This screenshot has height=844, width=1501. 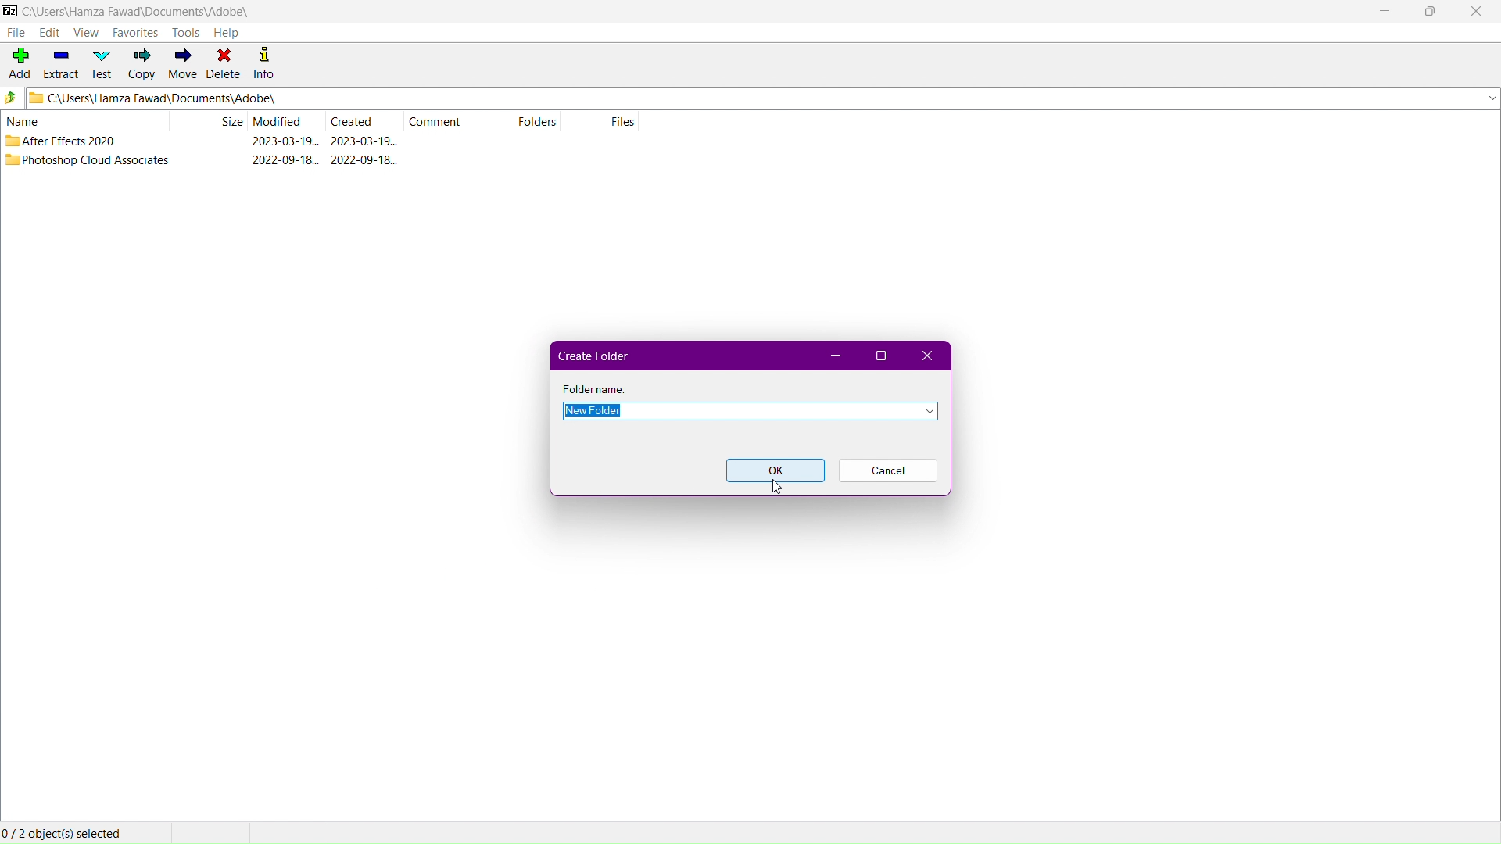 What do you see at coordinates (139, 65) in the screenshot?
I see `Copy` at bounding box center [139, 65].